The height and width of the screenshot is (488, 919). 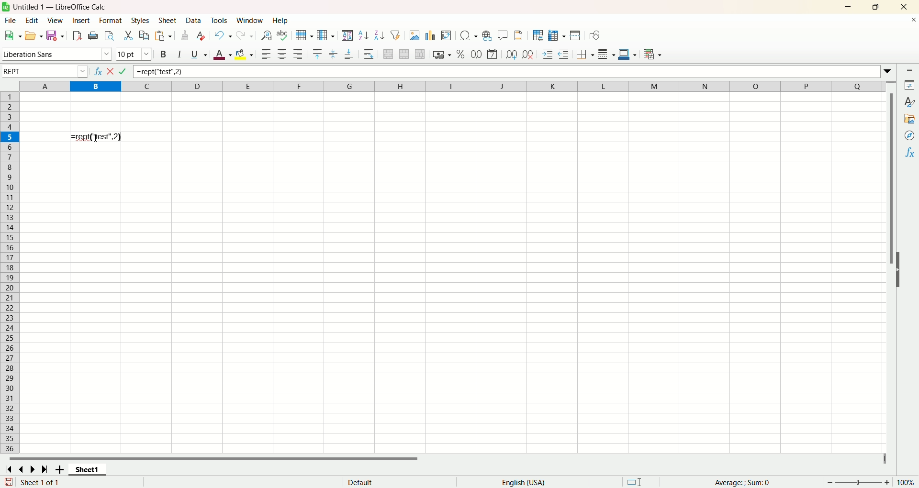 I want to click on italics, so click(x=179, y=55).